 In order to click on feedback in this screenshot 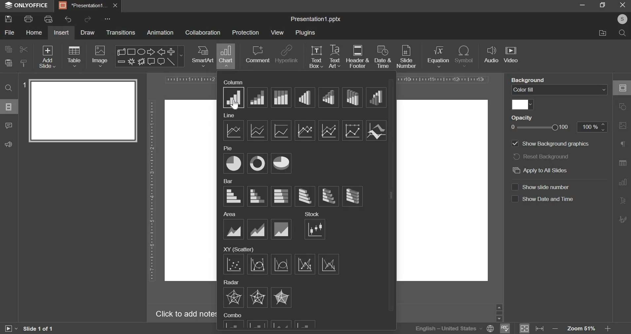, I will do `click(9, 144)`.